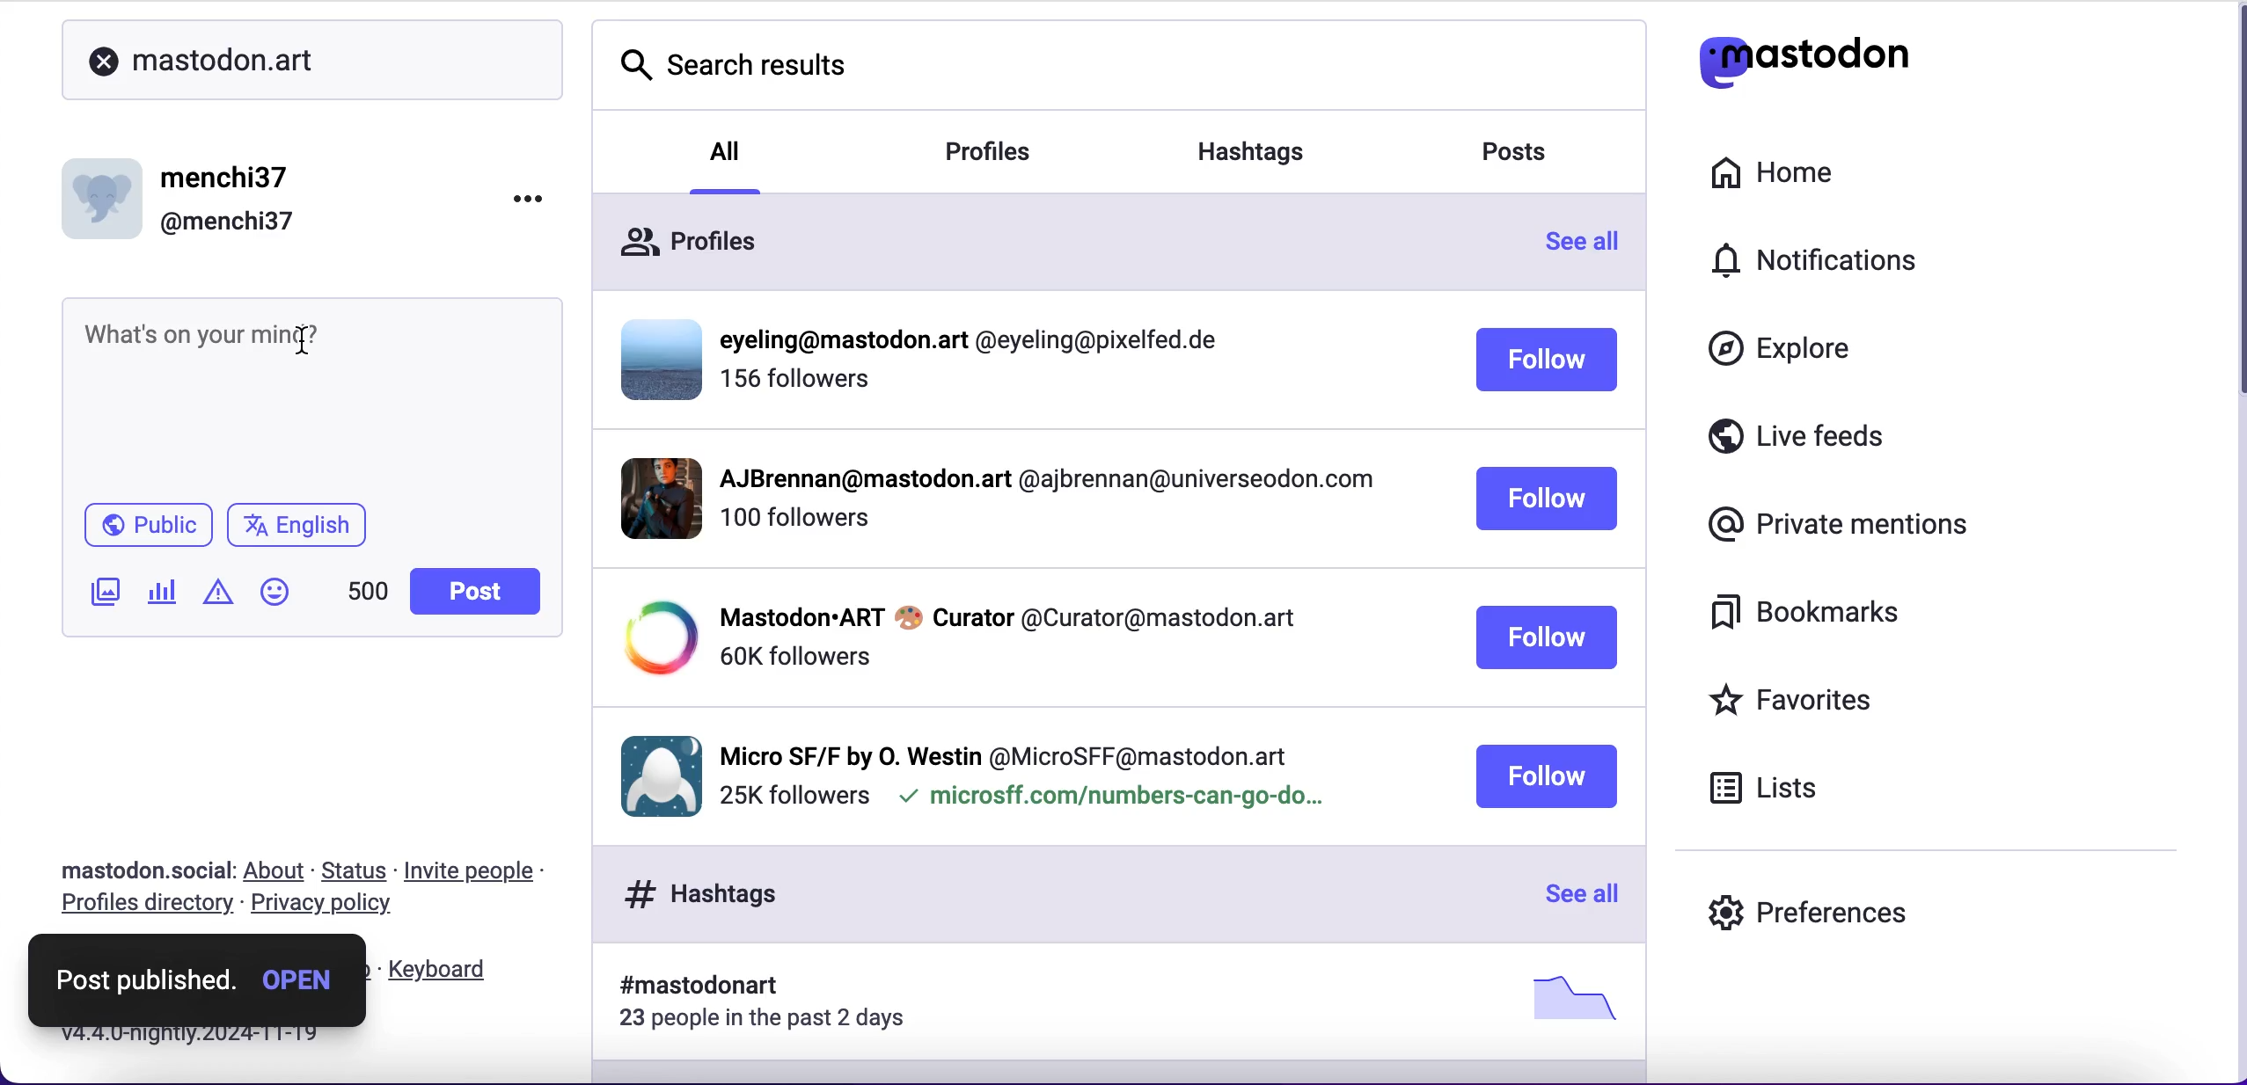 The image size is (2247, 1085). What do you see at coordinates (1547, 362) in the screenshot?
I see `follow` at bounding box center [1547, 362].